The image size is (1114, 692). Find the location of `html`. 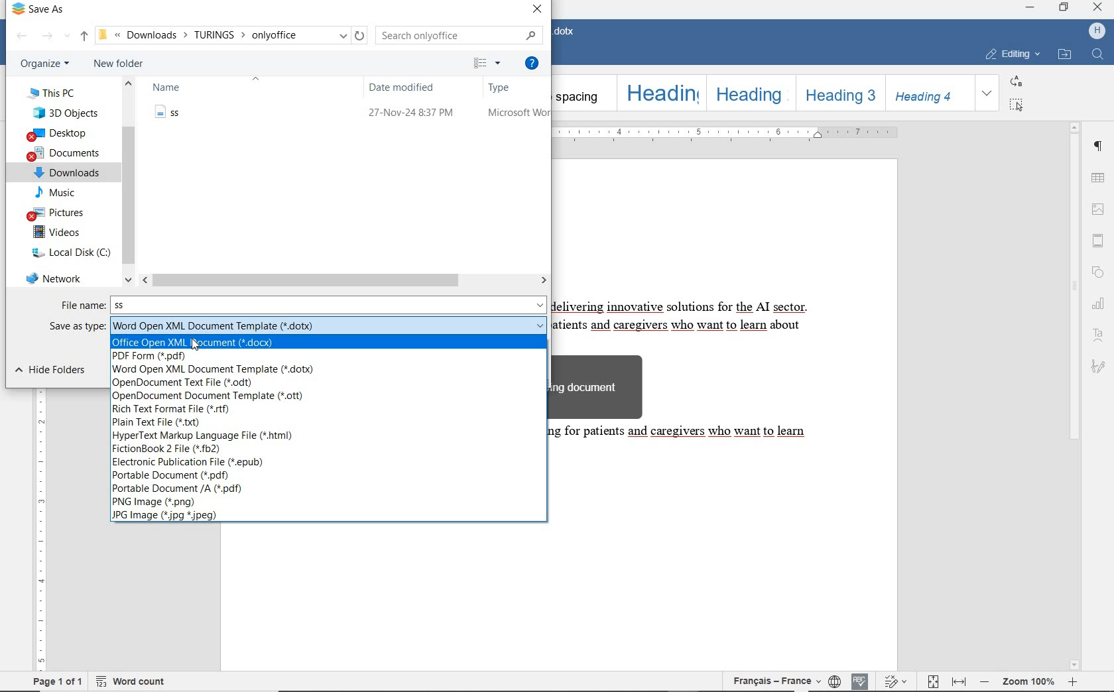

html is located at coordinates (205, 436).